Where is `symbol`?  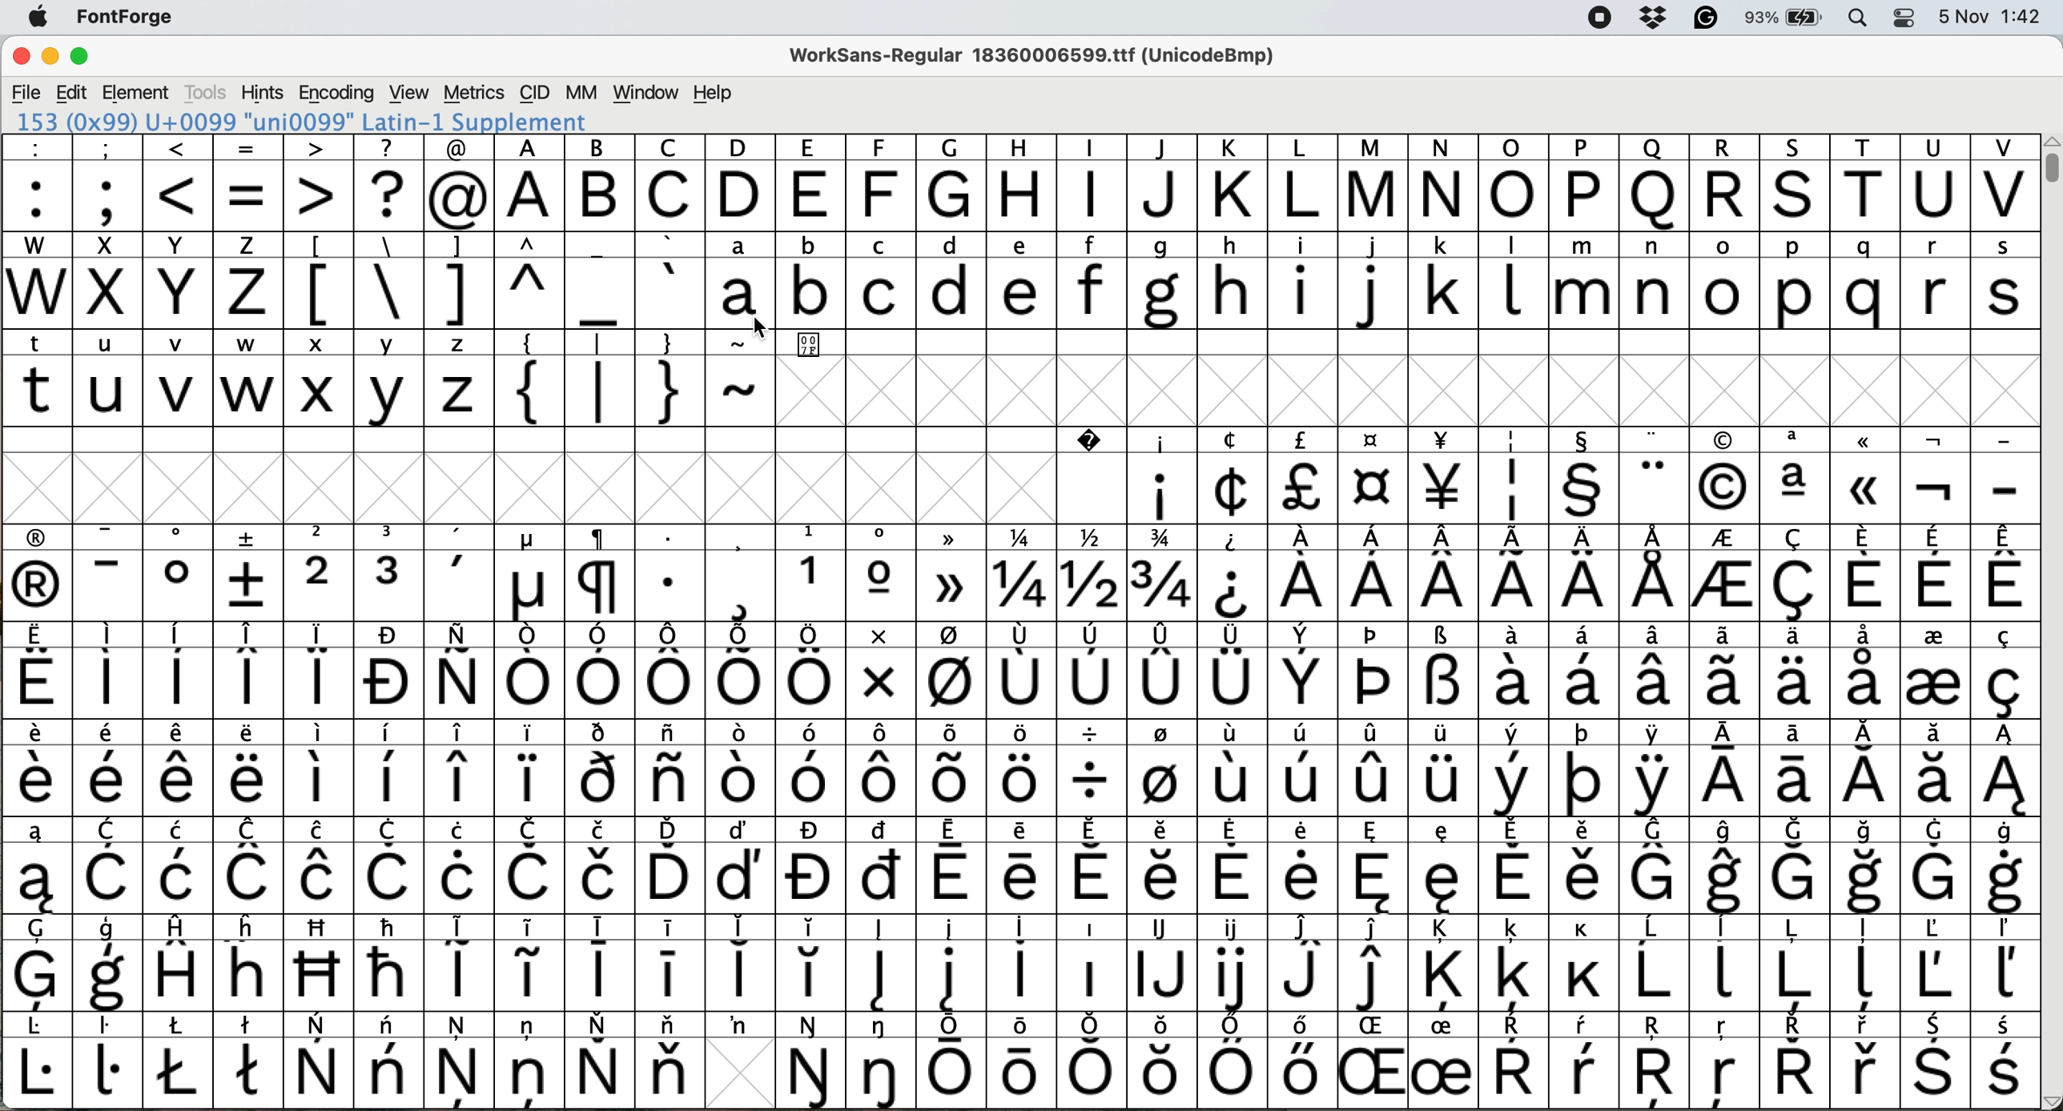 symbol is located at coordinates (1307, 672).